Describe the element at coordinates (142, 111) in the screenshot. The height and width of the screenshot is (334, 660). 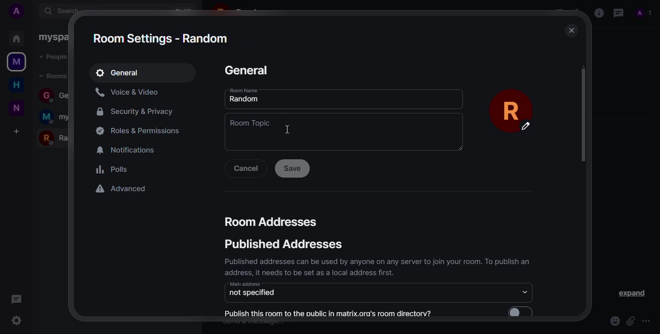
I see `security&privacy` at that location.